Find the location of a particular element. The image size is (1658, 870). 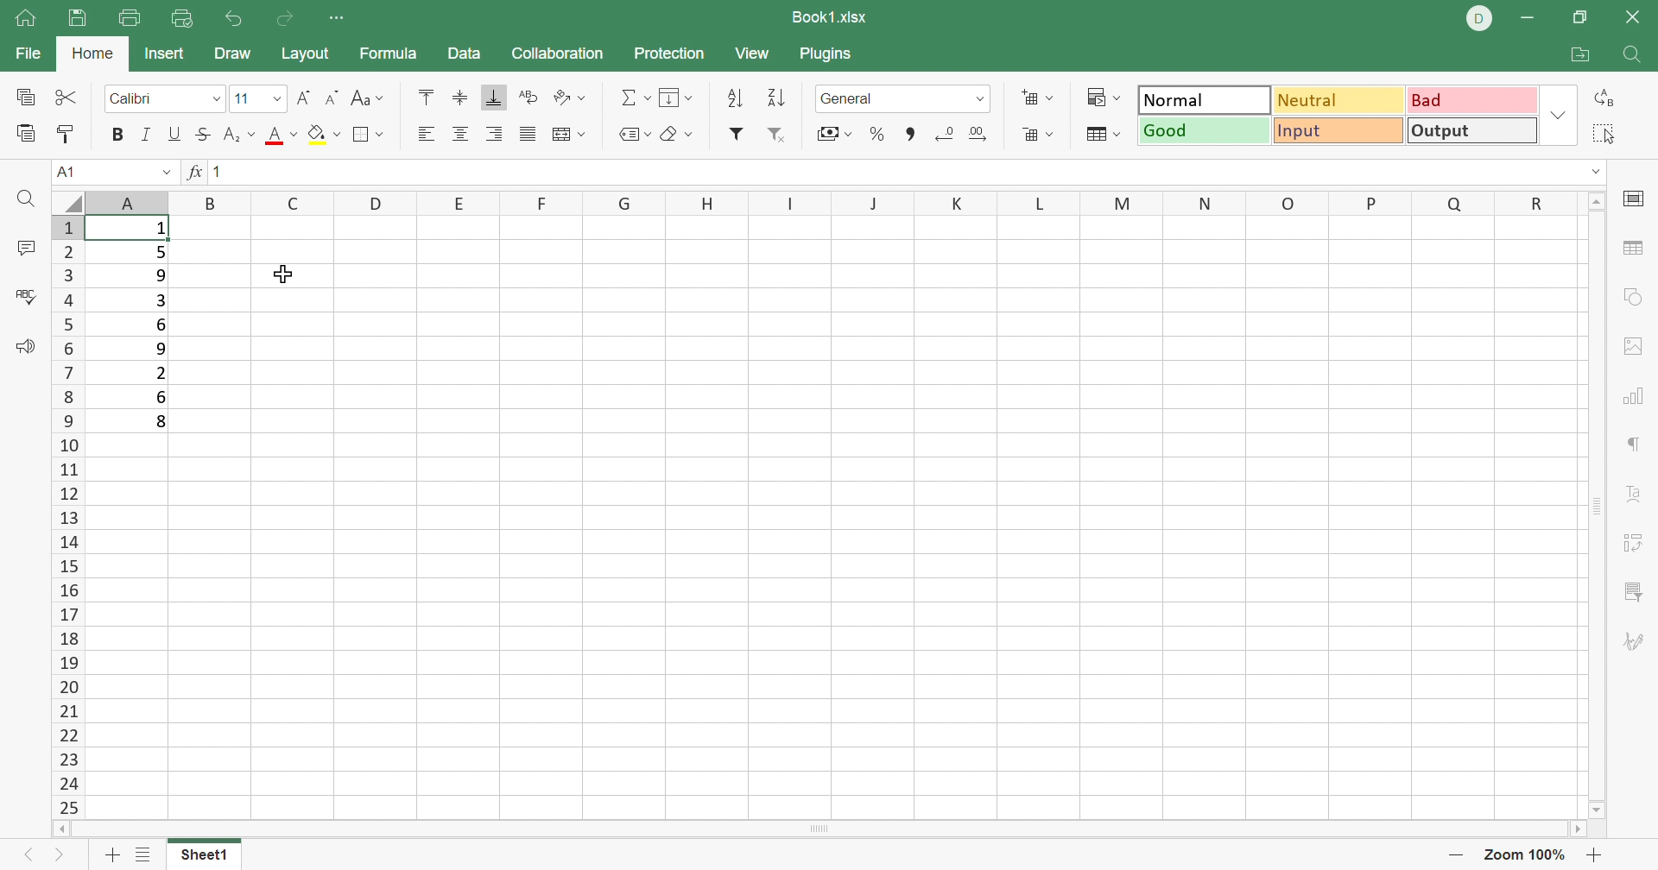

Superscript / subscript is located at coordinates (236, 136).